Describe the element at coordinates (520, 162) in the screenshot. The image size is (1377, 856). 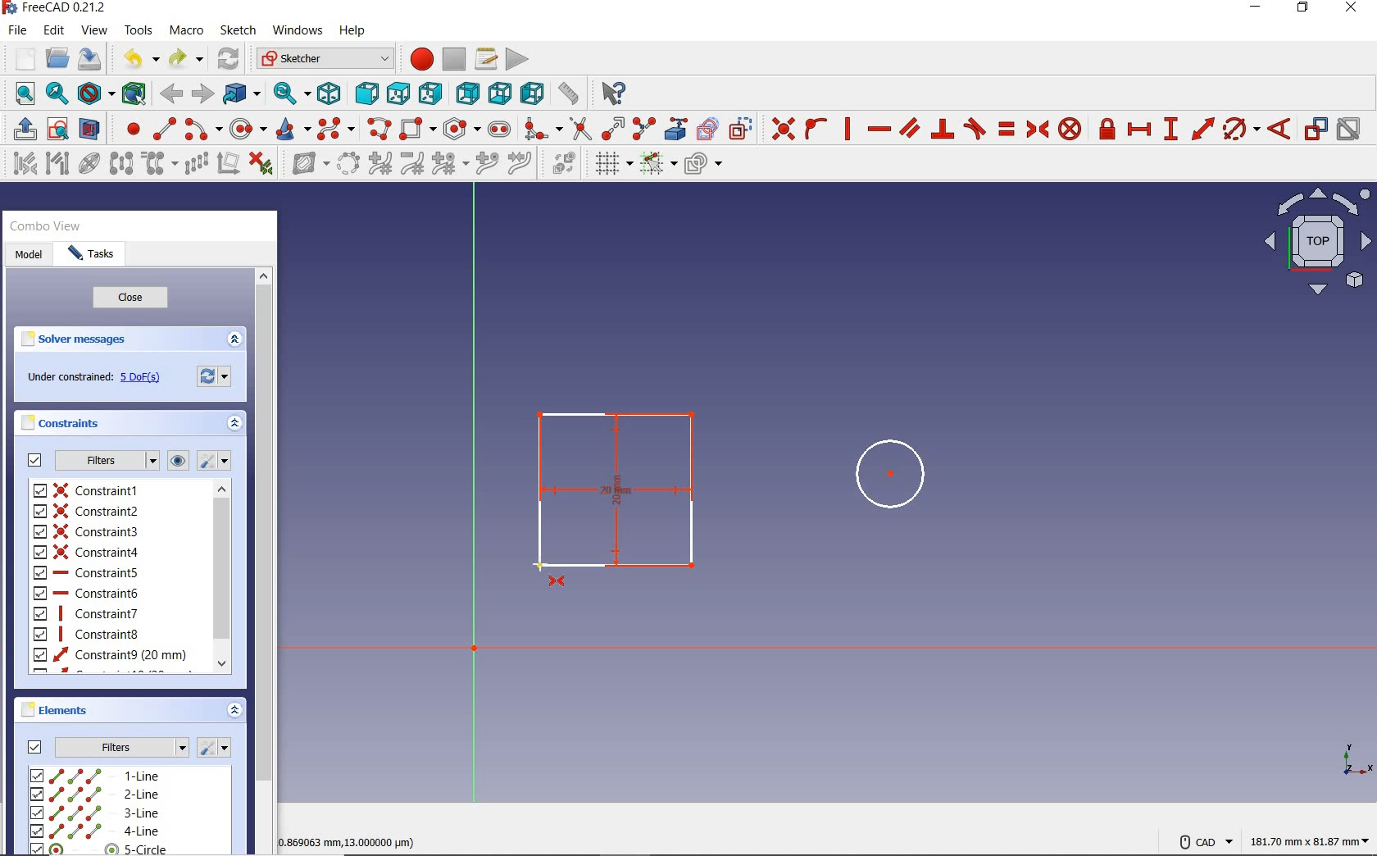
I see `join curves` at that location.